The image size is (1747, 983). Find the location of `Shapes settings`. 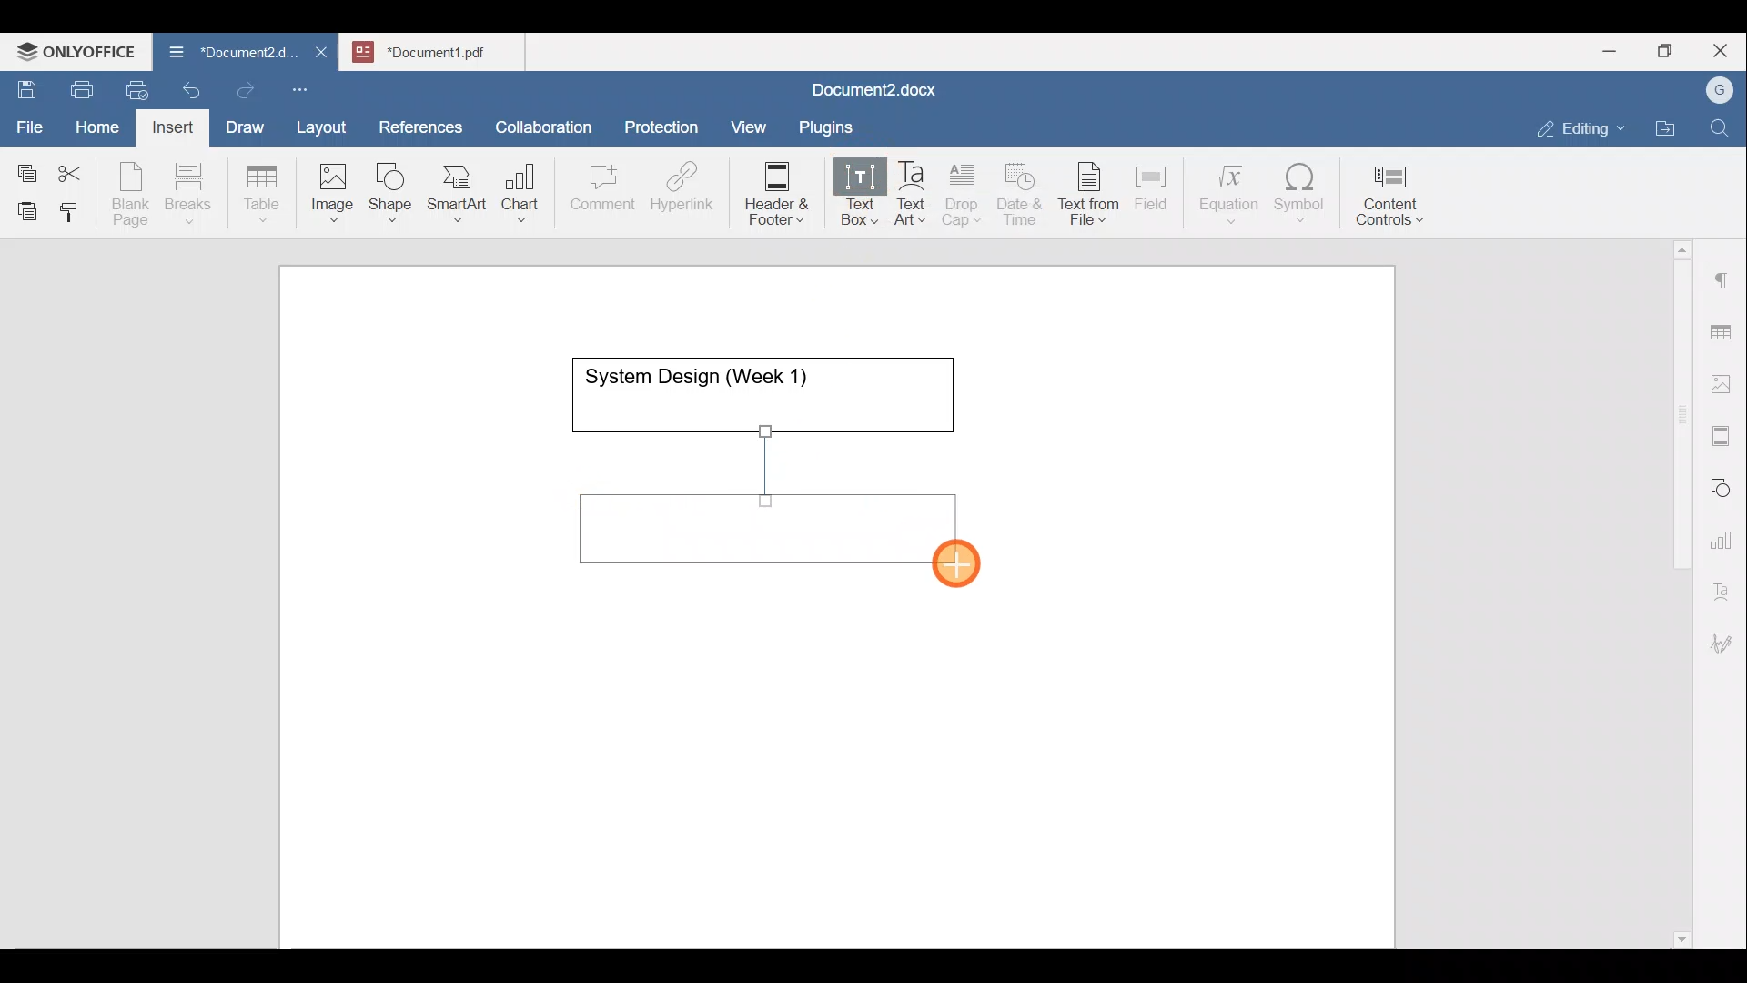

Shapes settings is located at coordinates (1724, 485).